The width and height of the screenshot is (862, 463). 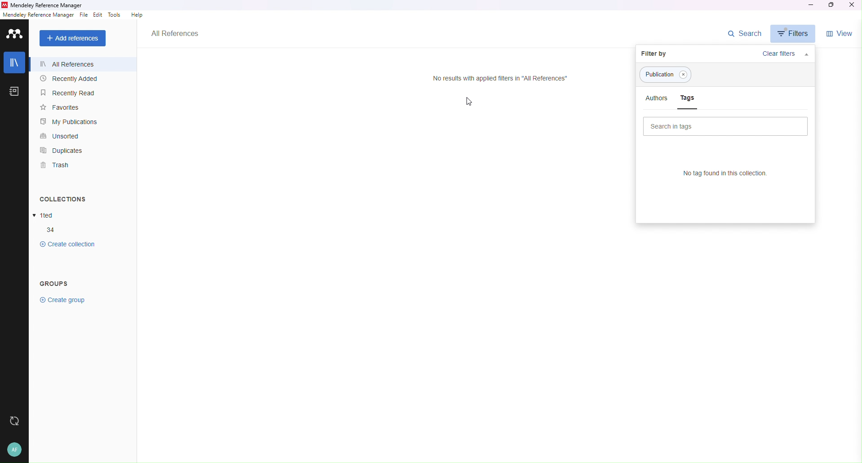 I want to click on Authors, so click(x=656, y=99).